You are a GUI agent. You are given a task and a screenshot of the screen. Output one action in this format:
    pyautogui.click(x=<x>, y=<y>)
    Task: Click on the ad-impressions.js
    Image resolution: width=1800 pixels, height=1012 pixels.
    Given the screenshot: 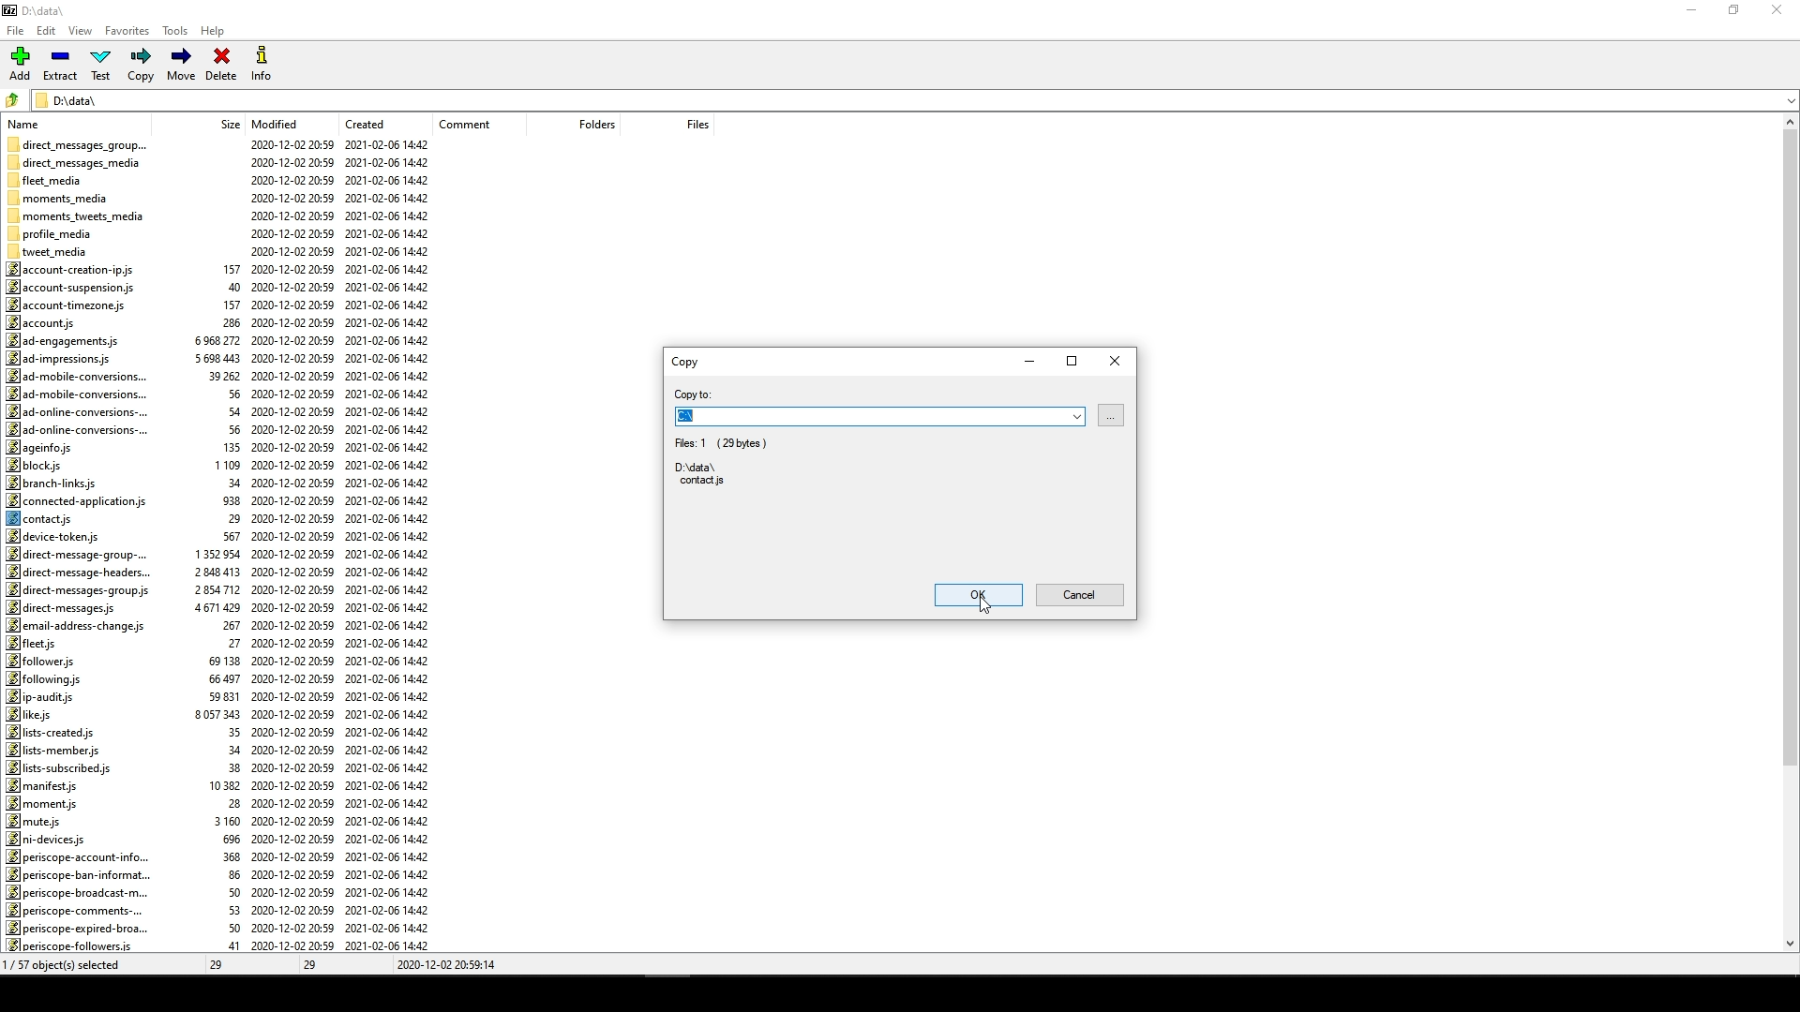 What is the action you would take?
    pyautogui.click(x=66, y=359)
    